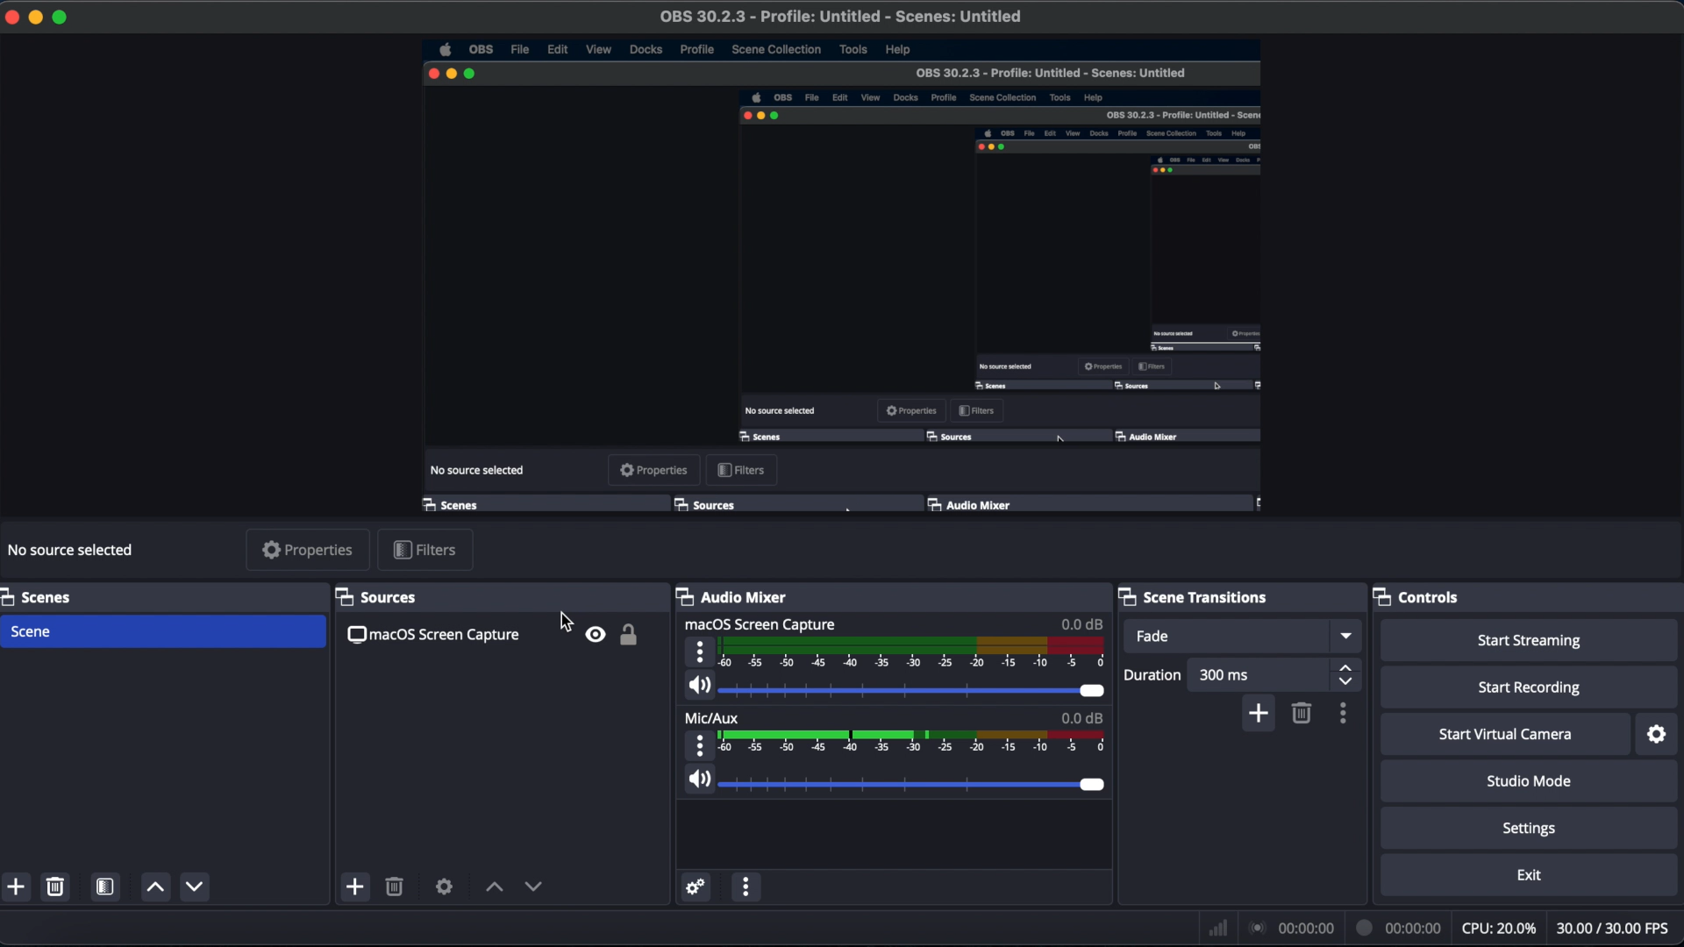 This screenshot has width=1684, height=947. What do you see at coordinates (495, 886) in the screenshot?
I see `move source (s) down` at bounding box center [495, 886].